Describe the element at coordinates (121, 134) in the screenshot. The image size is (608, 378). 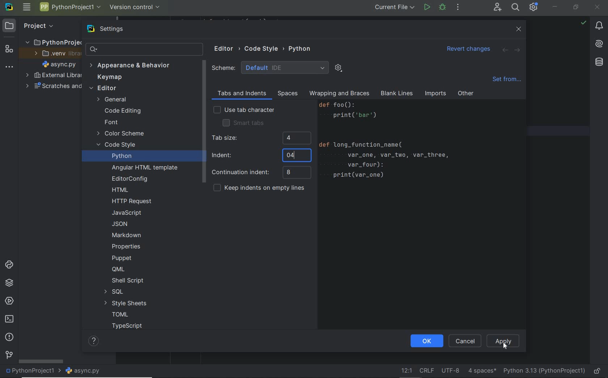
I see `color scheme` at that location.